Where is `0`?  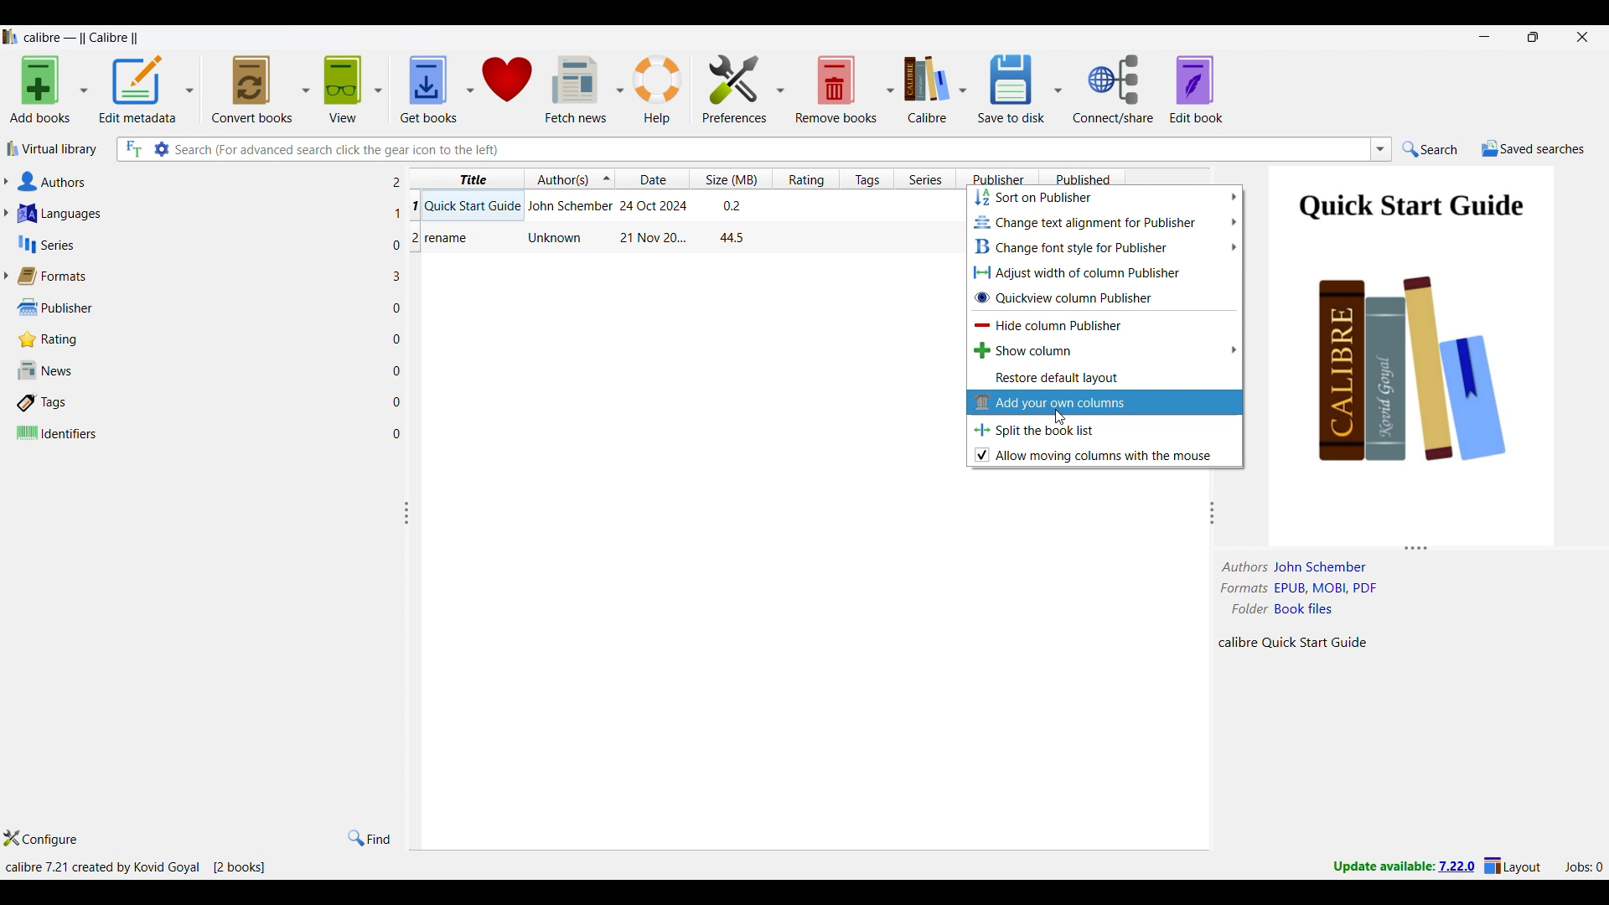
0 is located at coordinates (401, 401).